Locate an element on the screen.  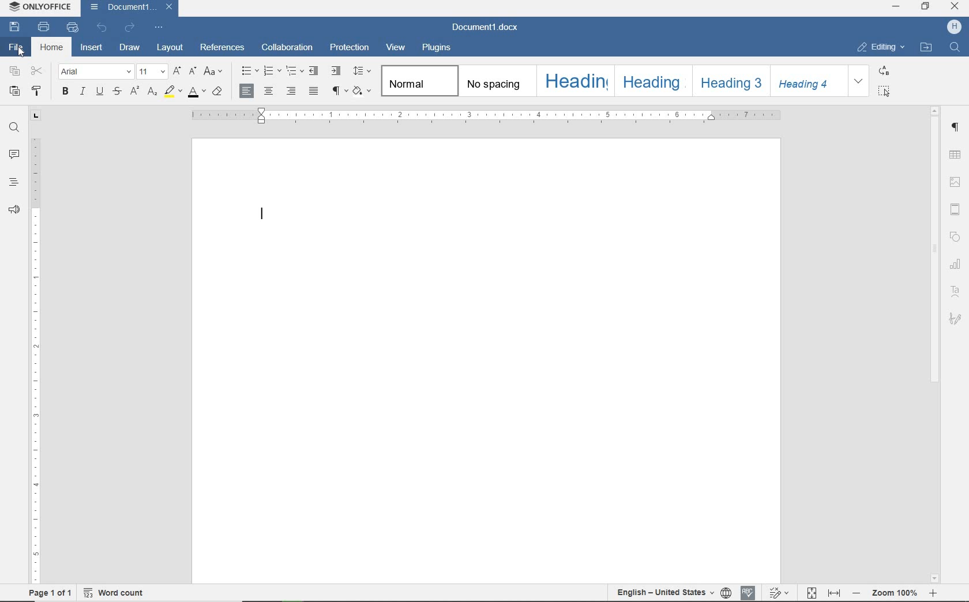
chart is located at coordinates (956, 264).